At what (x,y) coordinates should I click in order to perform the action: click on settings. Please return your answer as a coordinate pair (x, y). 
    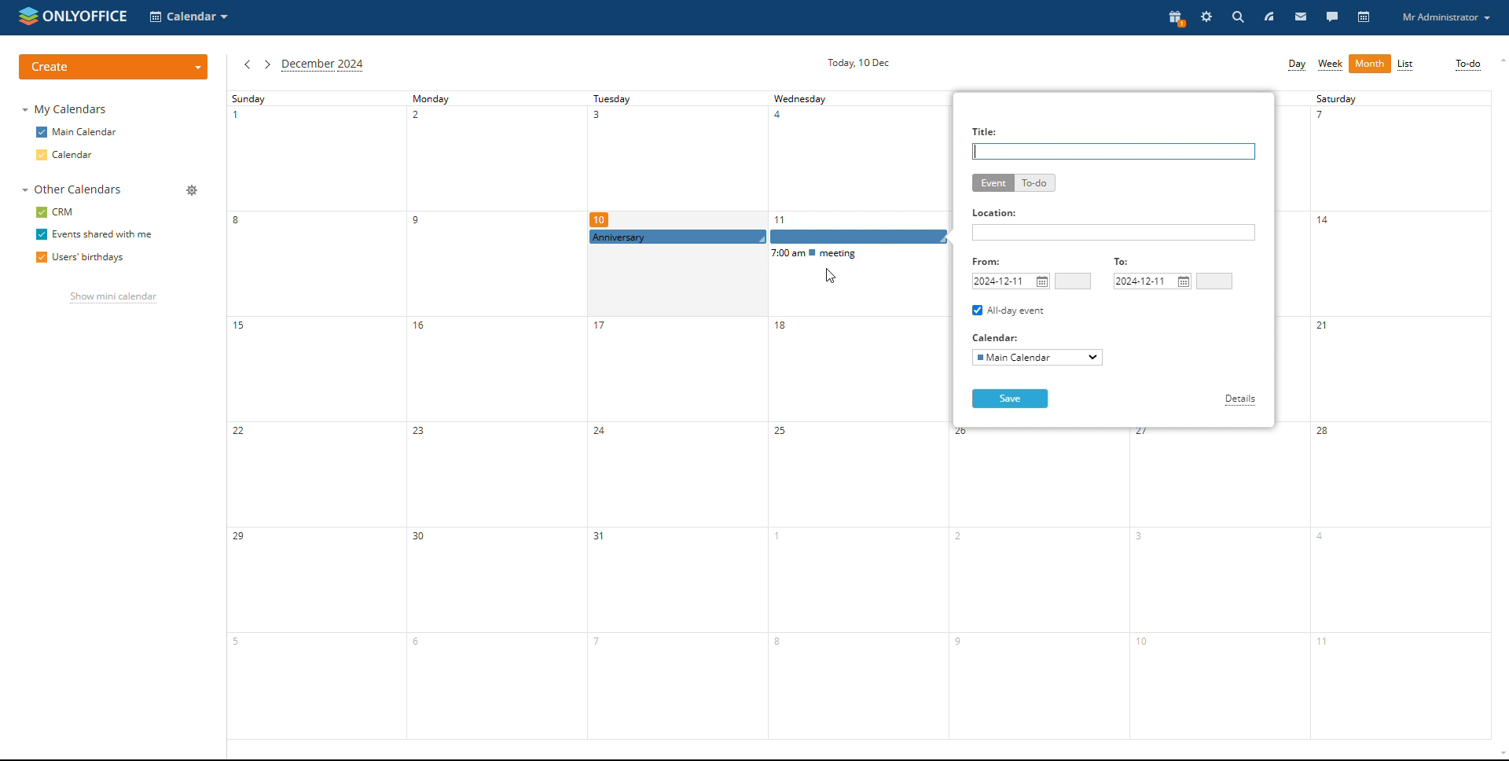
    Looking at the image, I should click on (1206, 17).